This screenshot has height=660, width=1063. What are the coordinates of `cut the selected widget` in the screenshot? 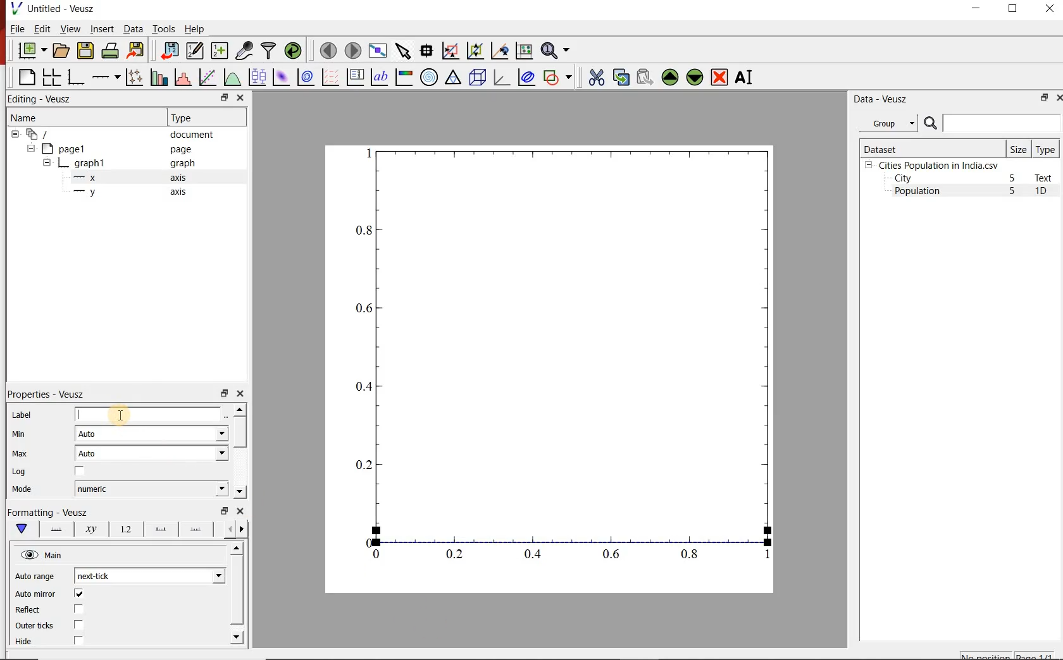 It's located at (594, 77).